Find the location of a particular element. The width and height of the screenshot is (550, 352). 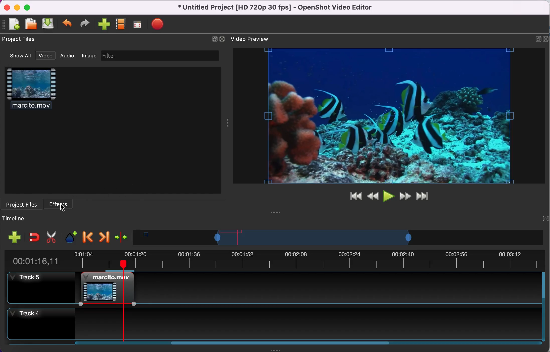

fast forward is located at coordinates (404, 196).